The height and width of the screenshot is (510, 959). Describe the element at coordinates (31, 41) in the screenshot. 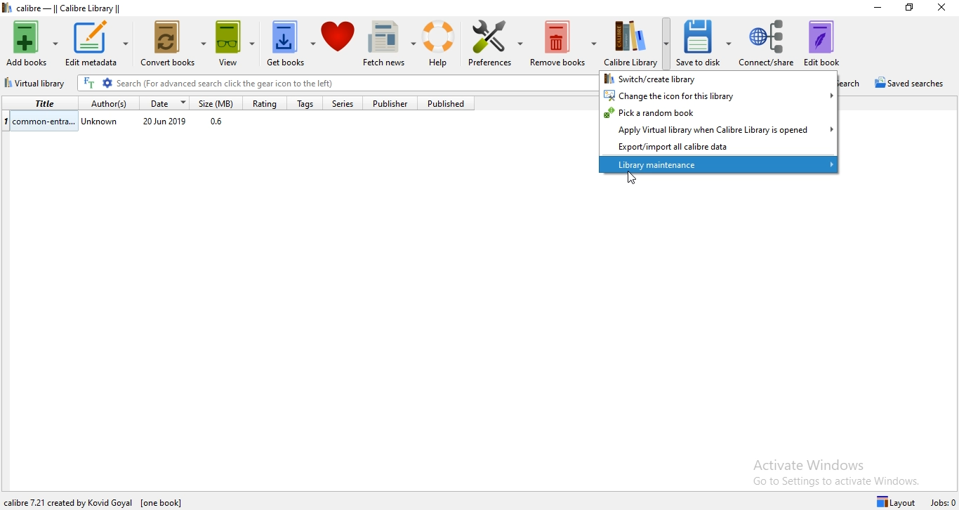

I see `Add books` at that location.